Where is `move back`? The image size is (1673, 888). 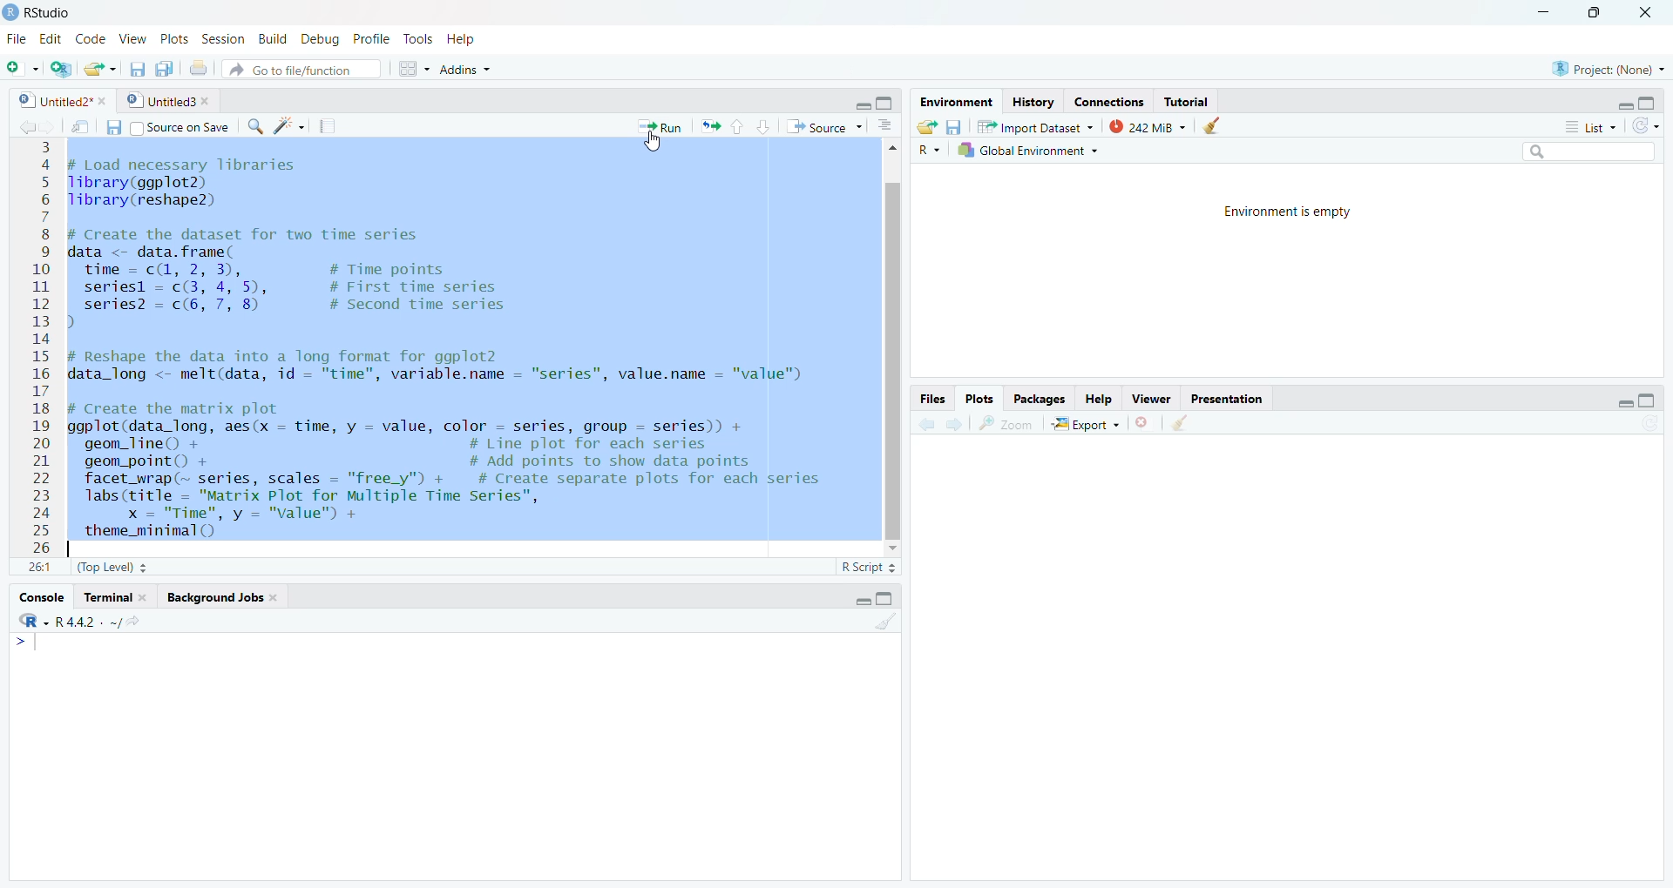
move back is located at coordinates (925, 422).